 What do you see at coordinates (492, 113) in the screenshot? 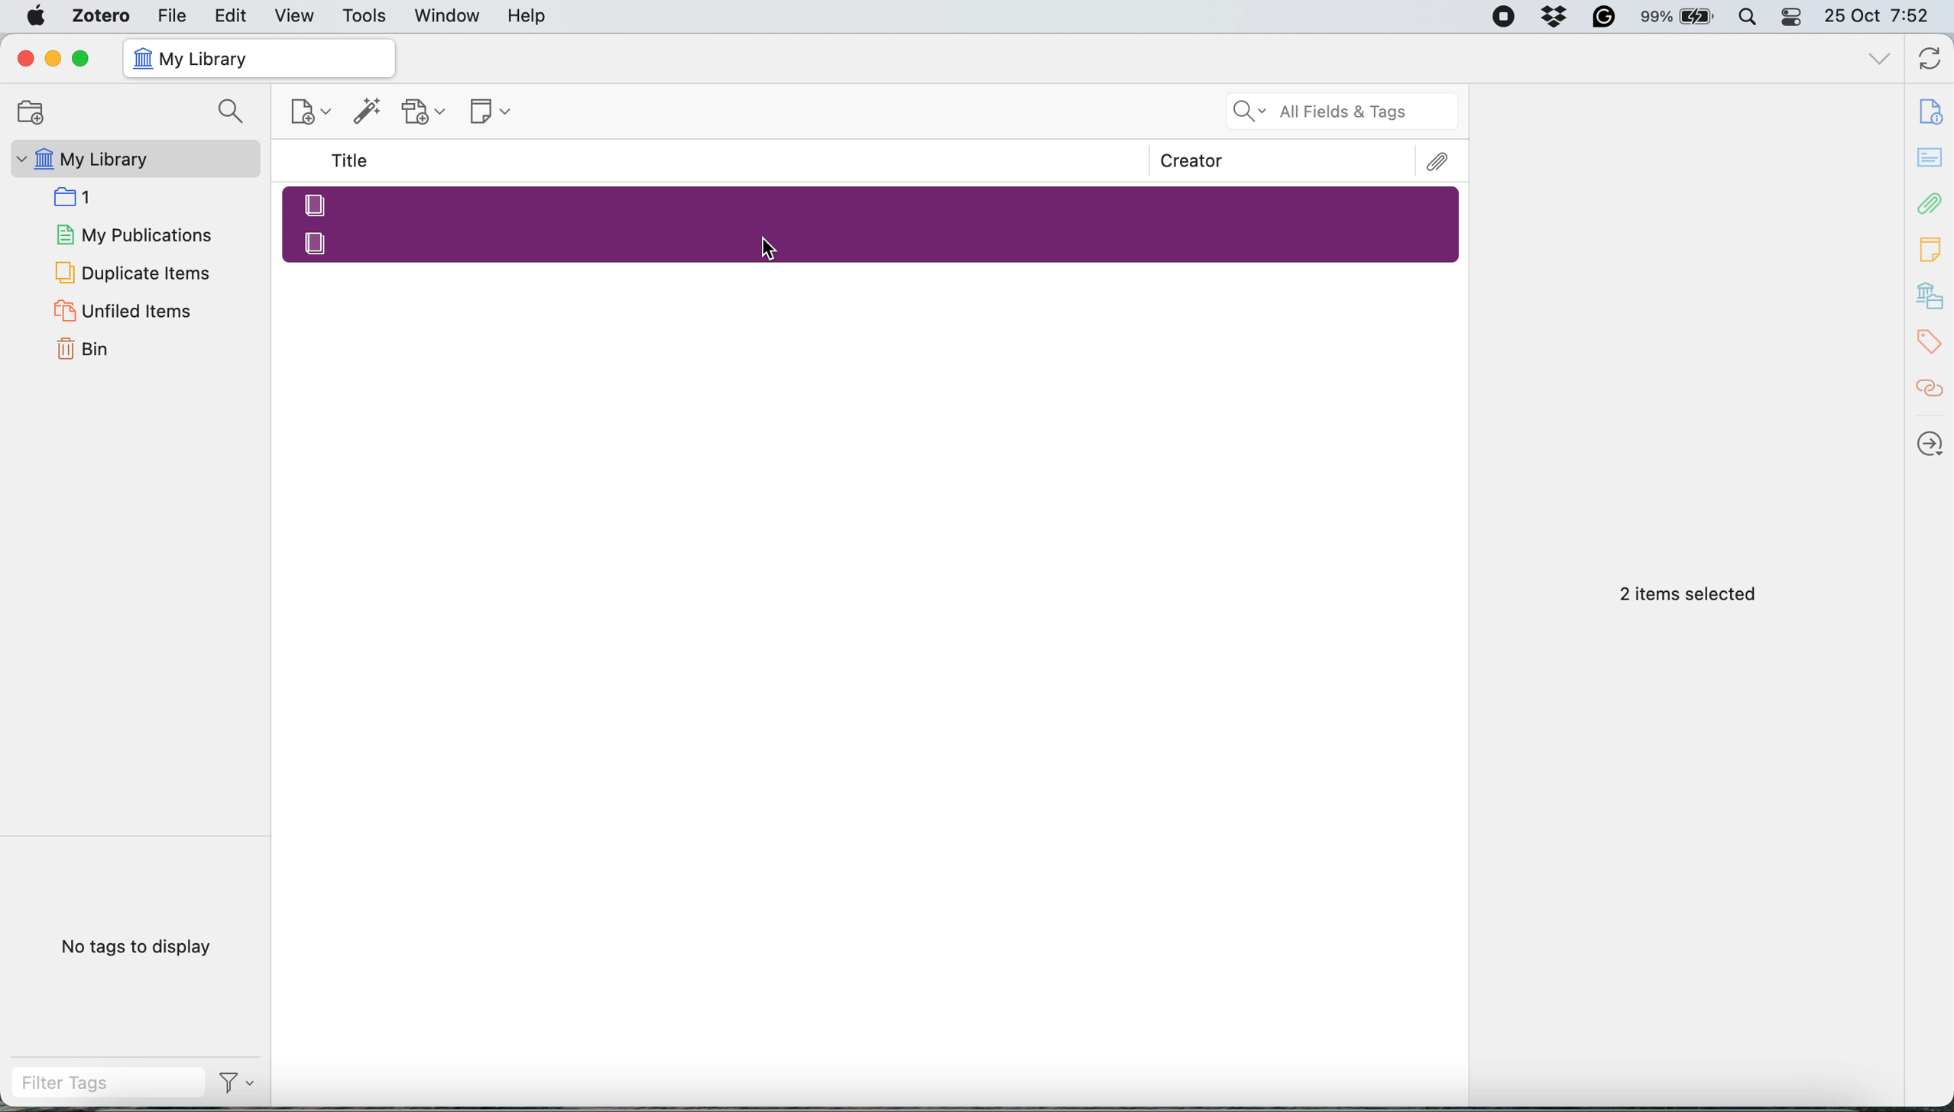
I see `New Note` at bounding box center [492, 113].